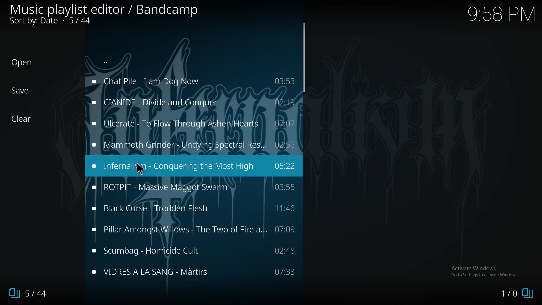 This screenshot has width=542, height=305. Describe the element at coordinates (194, 229) in the screenshot. I see `music` at that location.